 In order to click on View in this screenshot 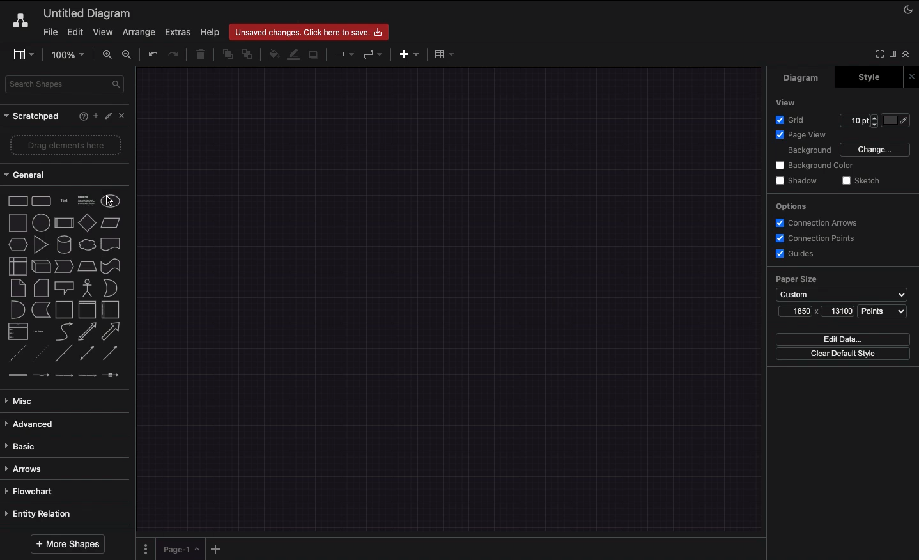, I will do `click(787, 102)`.